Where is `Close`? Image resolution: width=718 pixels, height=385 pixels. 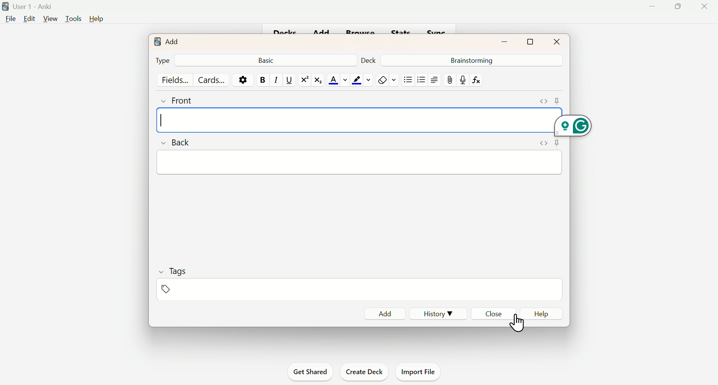 Close is located at coordinates (705, 13).